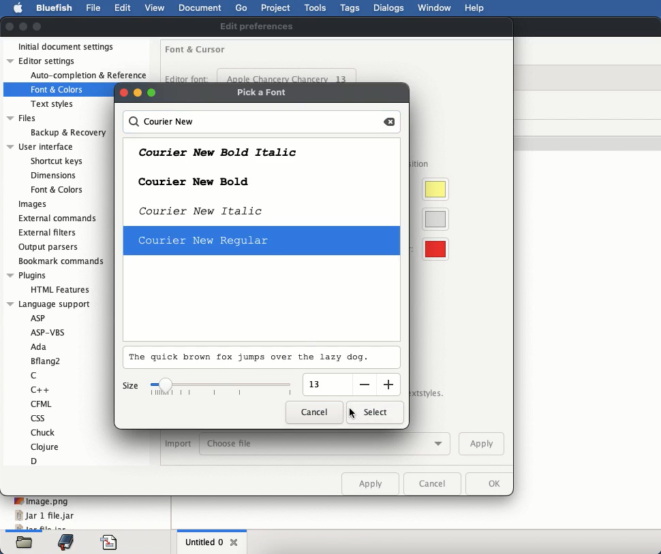 This screenshot has height=554, width=661. Describe the element at coordinates (260, 359) in the screenshot. I see `preview` at that location.